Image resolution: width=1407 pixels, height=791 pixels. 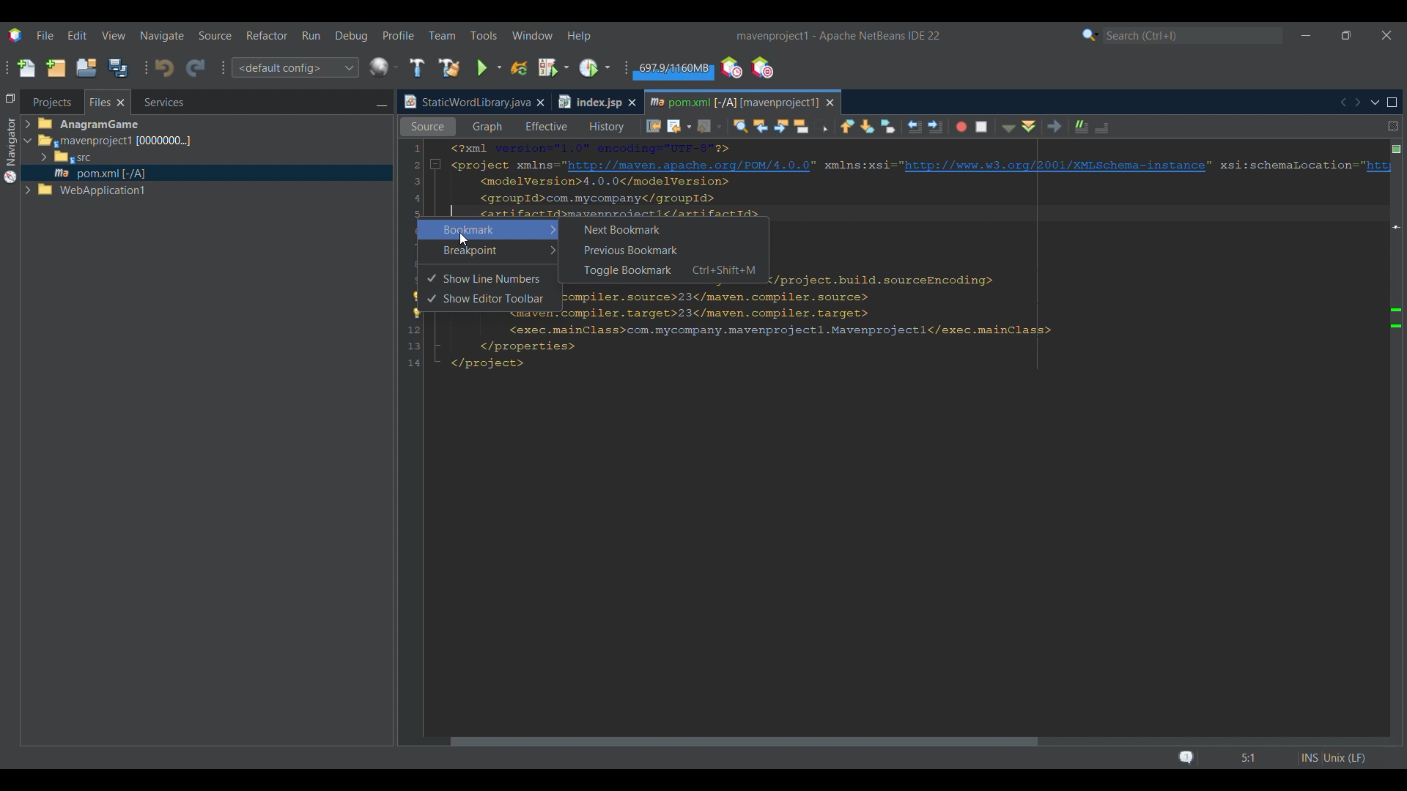 What do you see at coordinates (803, 125) in the screenshot?
I see `Toggle highlight search` at bounding box center [803, 125].